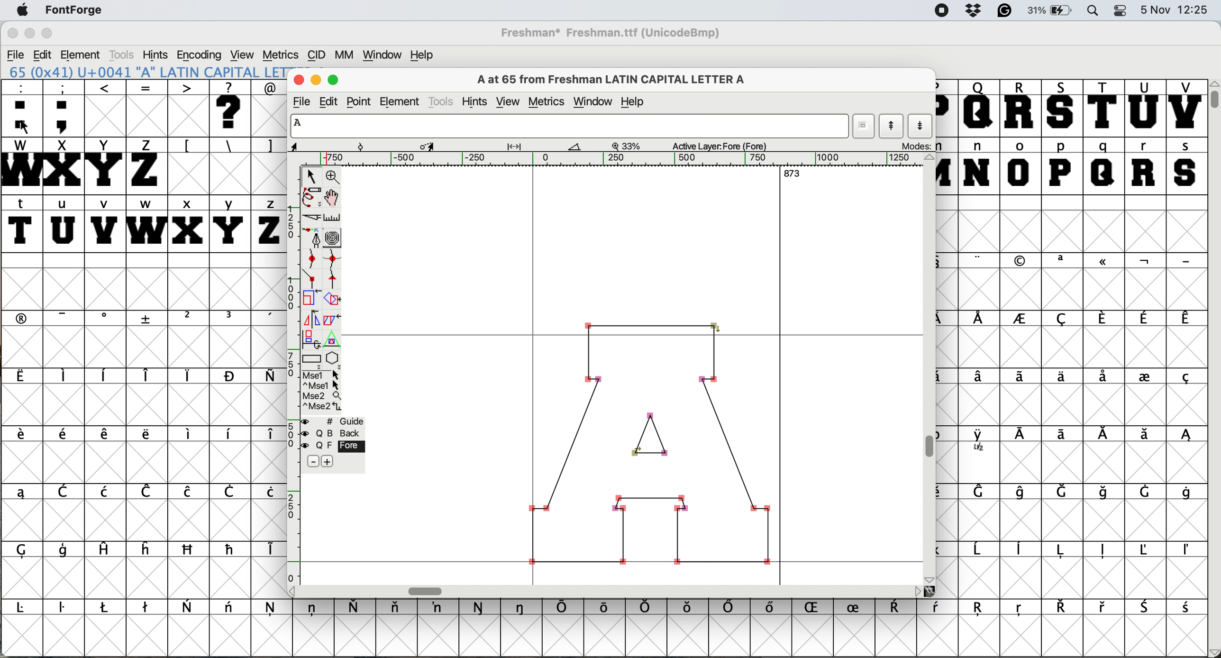 This screenshot has height=658, width=1221. What do you see at coordinates (146, 435) in the screenshot?
I see `symbol` at bounding box center [146, 435].